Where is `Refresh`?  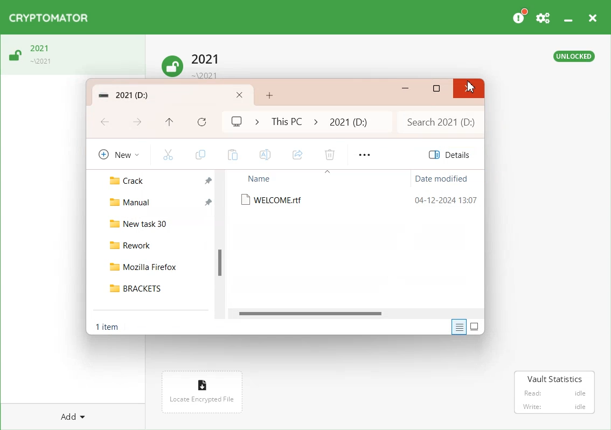
Refresh is located at coordinates (202, 122).